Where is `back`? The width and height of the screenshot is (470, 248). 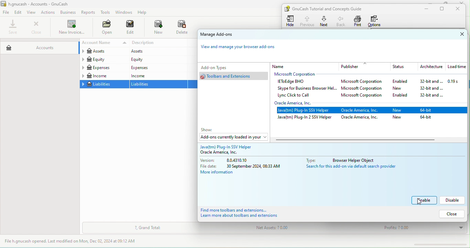
back is located at coordinates (342, 21).